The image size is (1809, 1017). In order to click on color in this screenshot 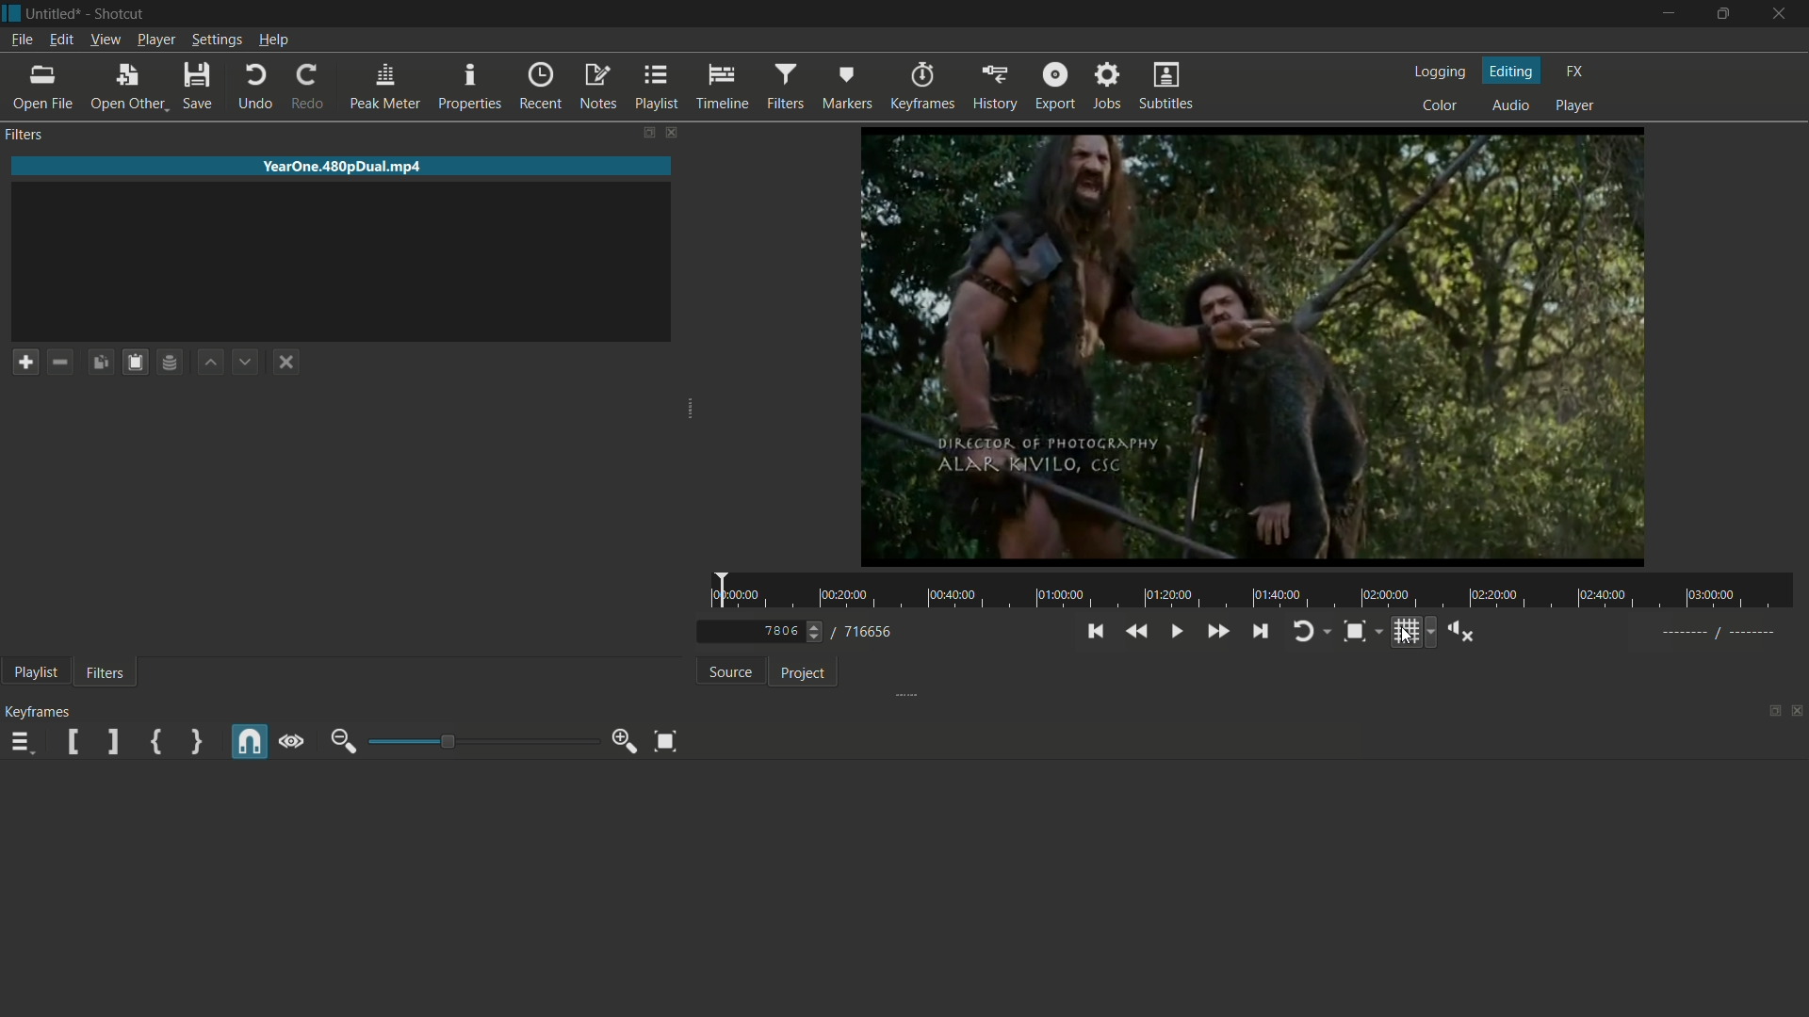, I will do `click(1440, 106)`.